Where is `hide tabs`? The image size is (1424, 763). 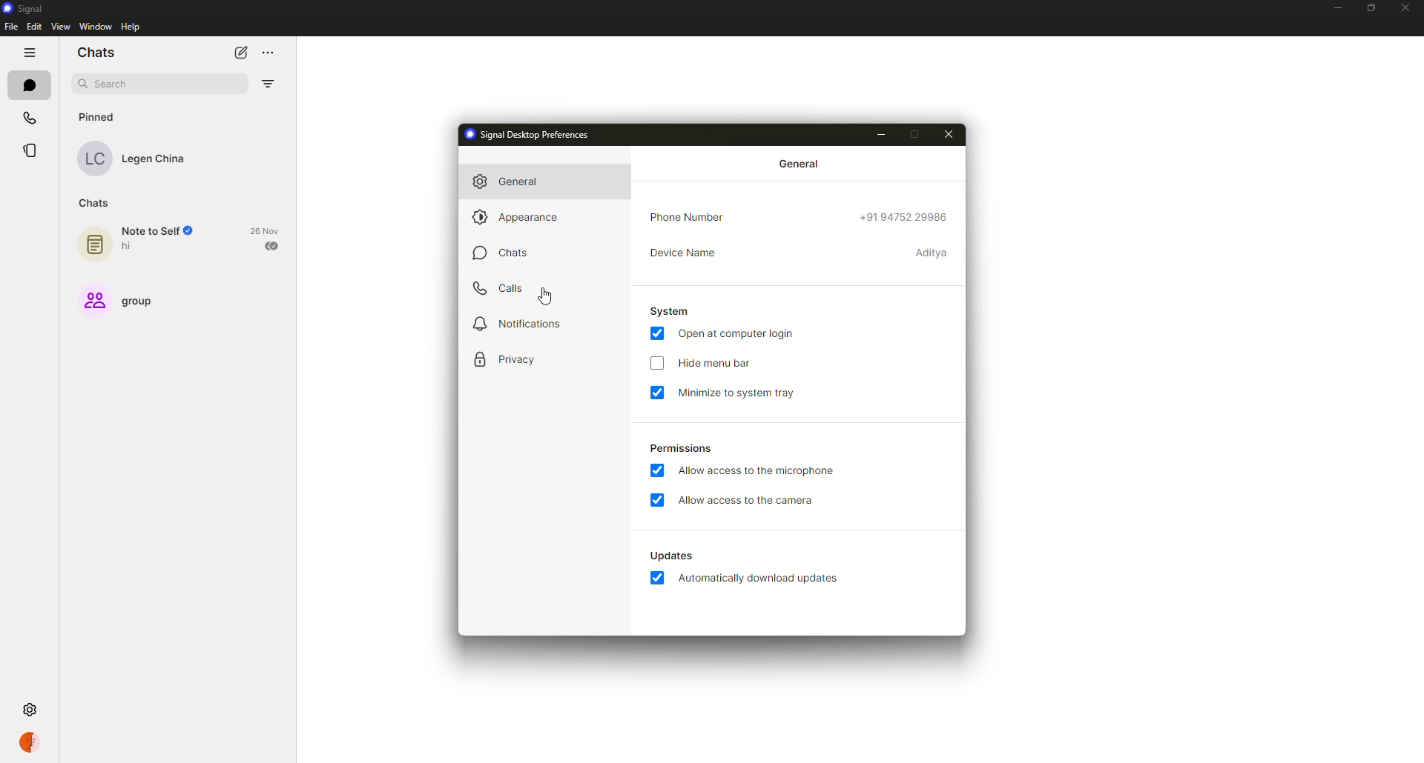
hide tabs is located at coordinates (29, 53).